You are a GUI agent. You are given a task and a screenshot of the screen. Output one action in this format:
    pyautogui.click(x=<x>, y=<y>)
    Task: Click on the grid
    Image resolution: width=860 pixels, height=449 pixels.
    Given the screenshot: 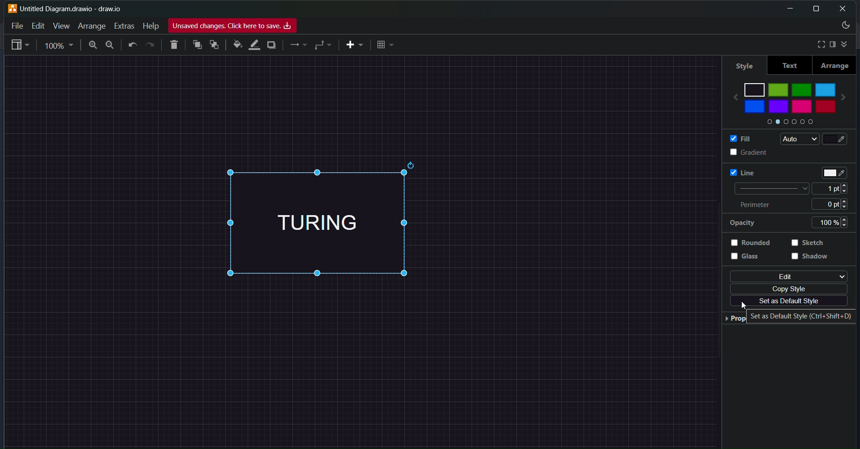 What is the action you would take?
    pyautogui.click(x=386, y=45)
    